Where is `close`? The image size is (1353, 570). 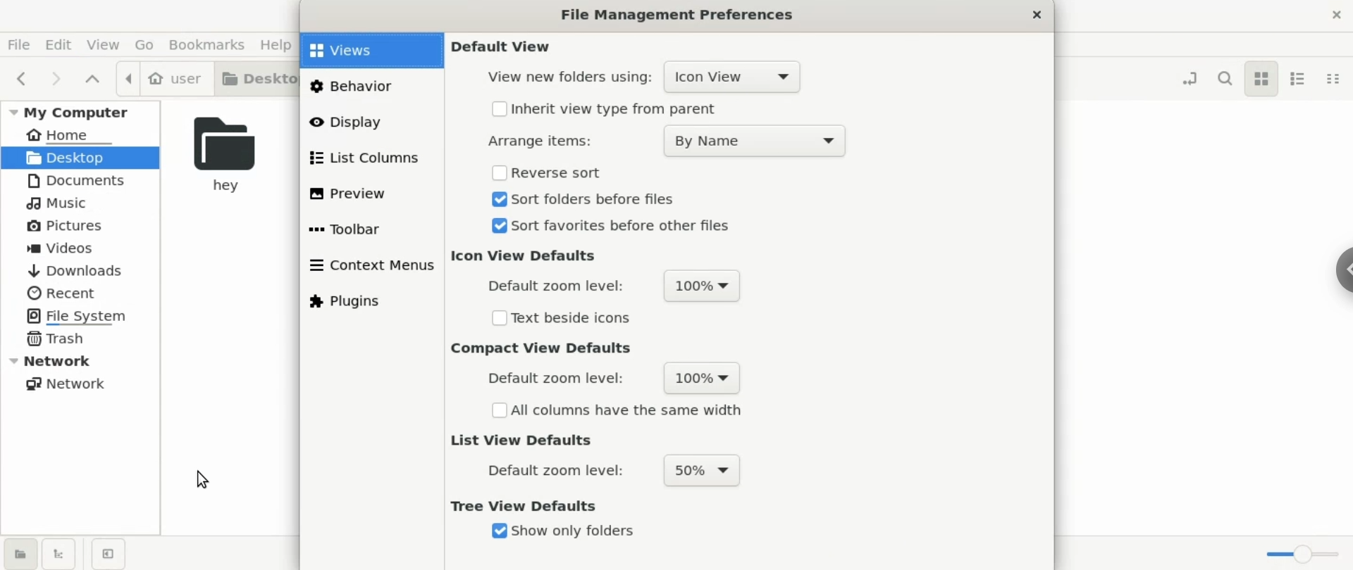
close is located at coordinates (1033, 14).